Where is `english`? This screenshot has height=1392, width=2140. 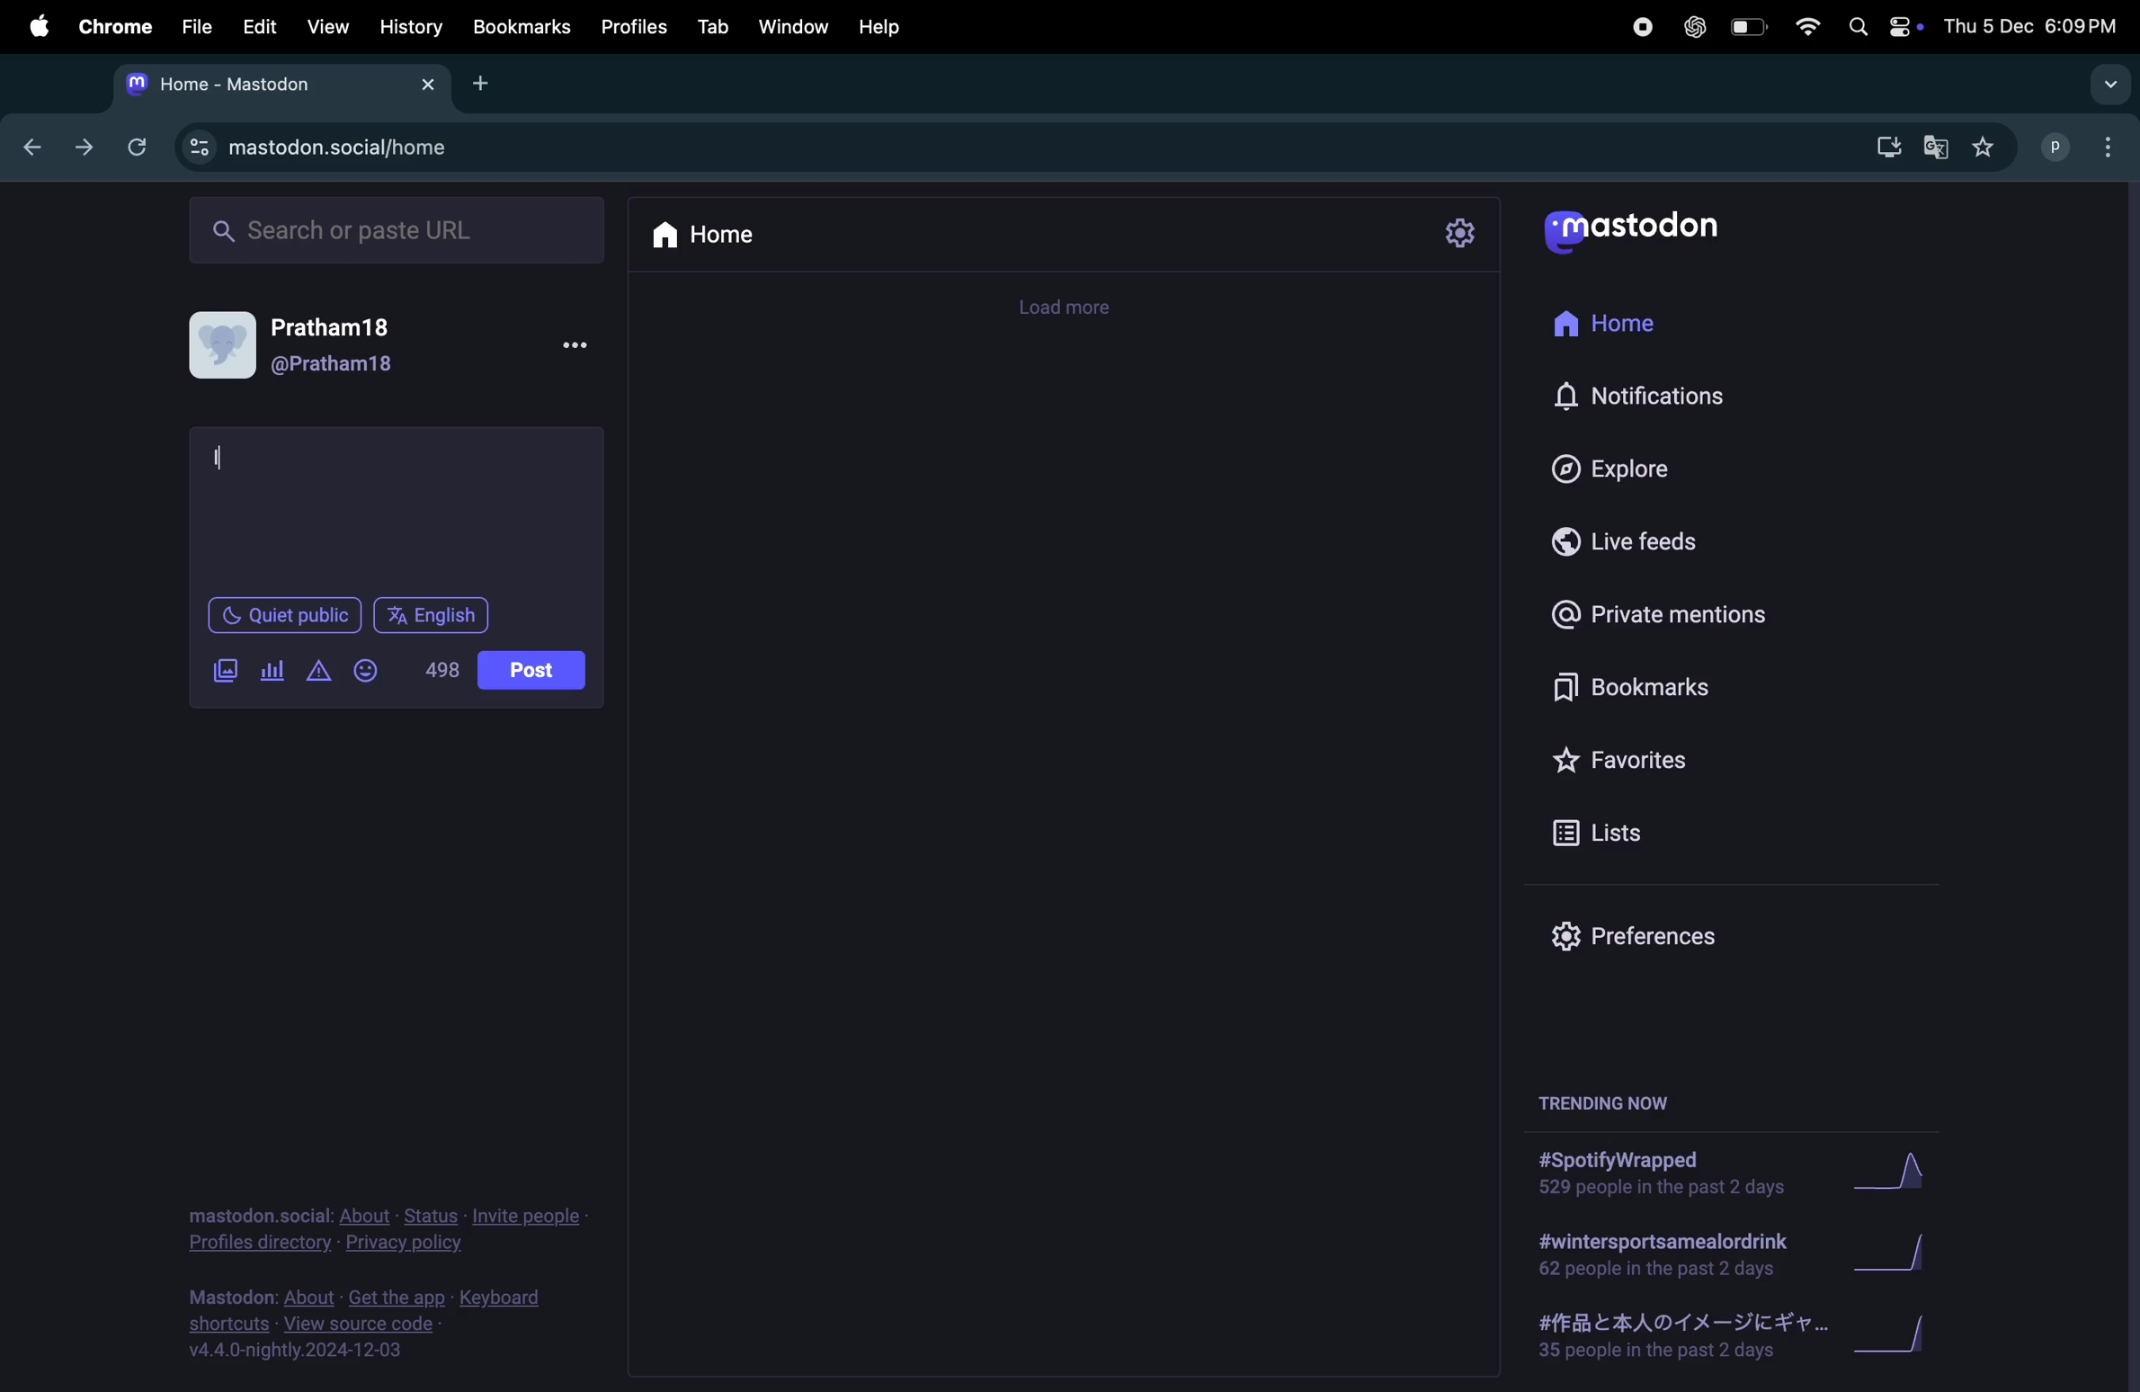 english is located at coordinates (433, 615).